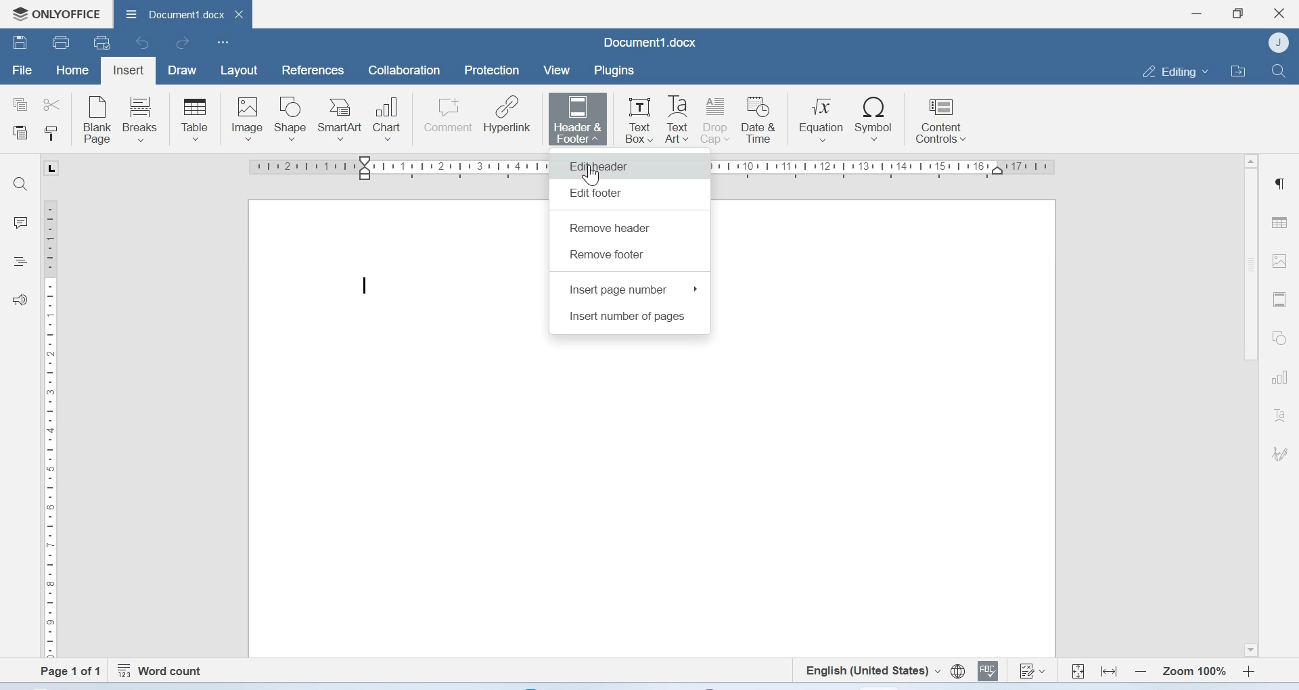 Image resolution: width=1299 pixels, height=690 pixels. Describe the element at coordinates (392, 116) in the screenshot. I see `Chart` at that location.